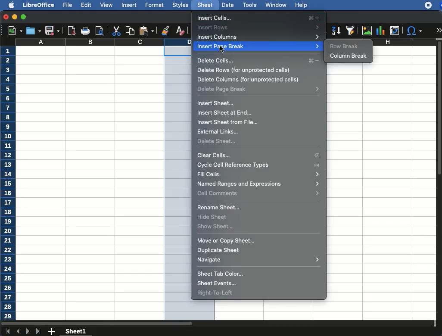 The width and height of the screenshot is (442, 336). Describe the element at coordinates (13, 31) in the screenshot. I see `new` at that location.